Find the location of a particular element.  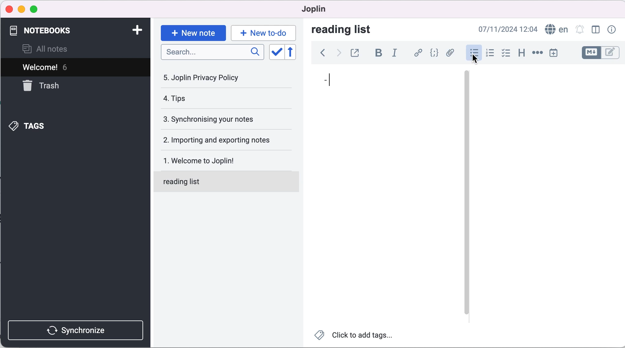

bold is located at coordinates (379, 53).